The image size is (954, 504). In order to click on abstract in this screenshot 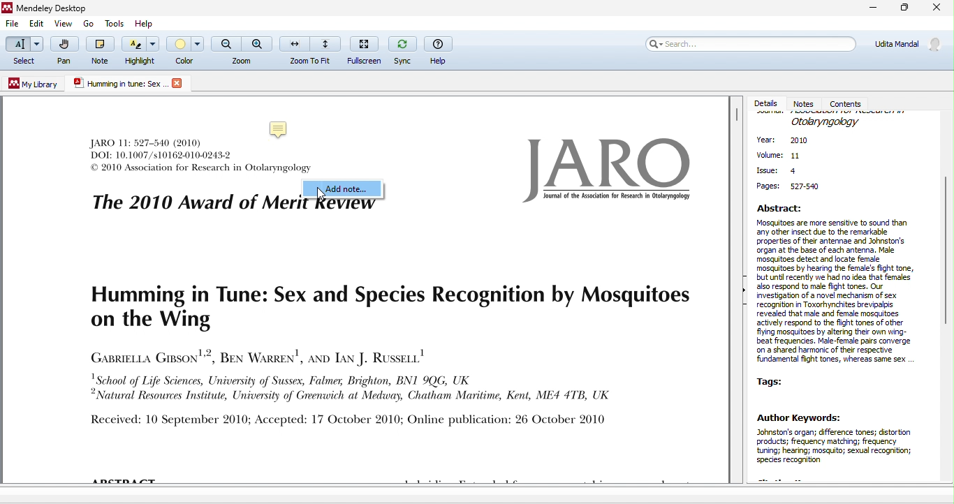, I will do `click(839, 285)`.